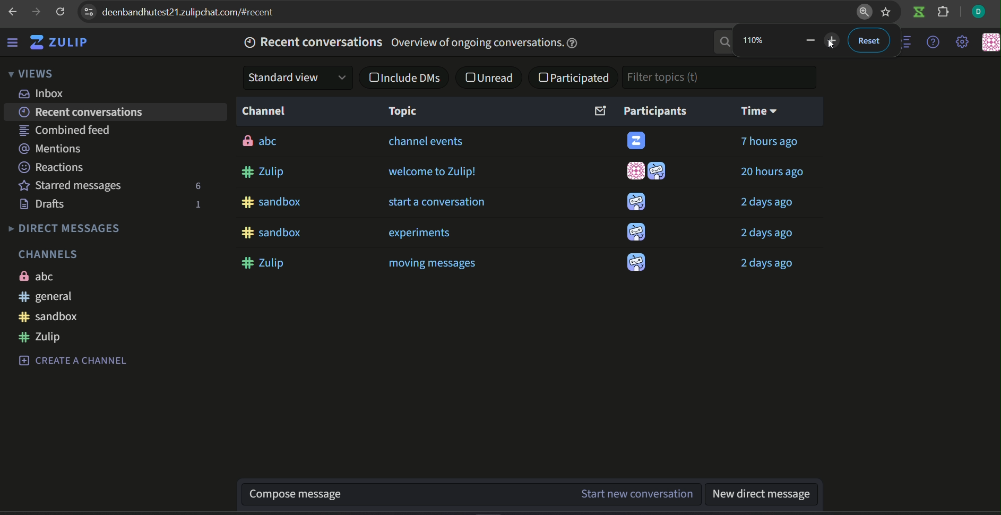  I want to click on #zulip, so click(266, 264).